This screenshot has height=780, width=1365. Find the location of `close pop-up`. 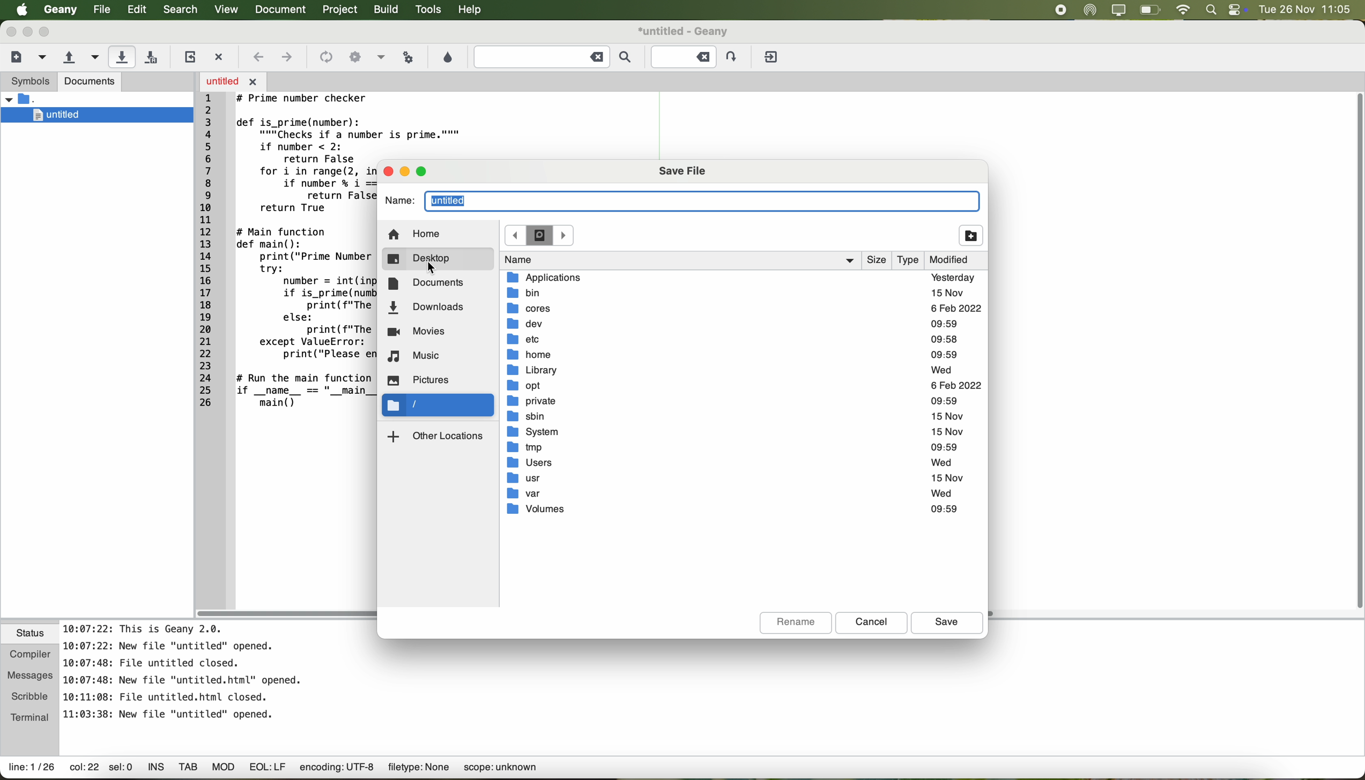

close pop-up is located at coordinates (387, 171).